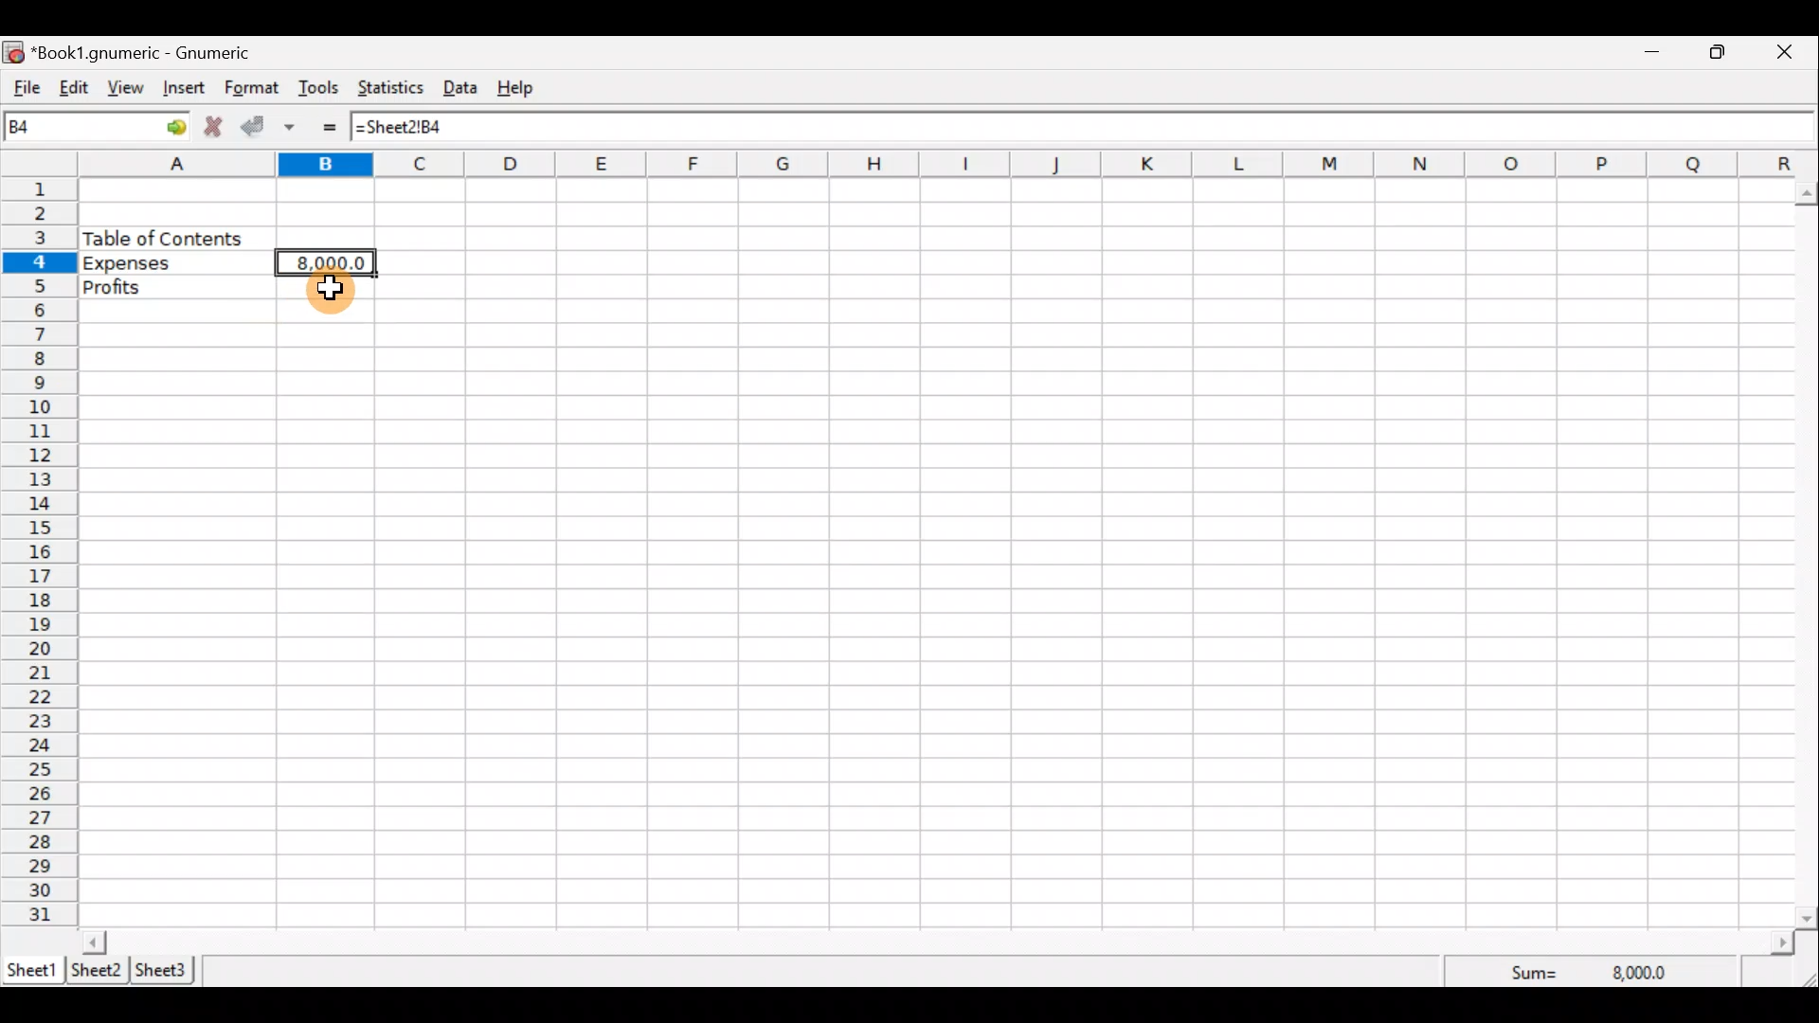 The width and height of the screenshot is (1819, 1023). What do you see at coordinates (152, 53) in the screenshot?
I see `“Book1.gnumeric - Gnumeric` at bounding box center [152, 53].